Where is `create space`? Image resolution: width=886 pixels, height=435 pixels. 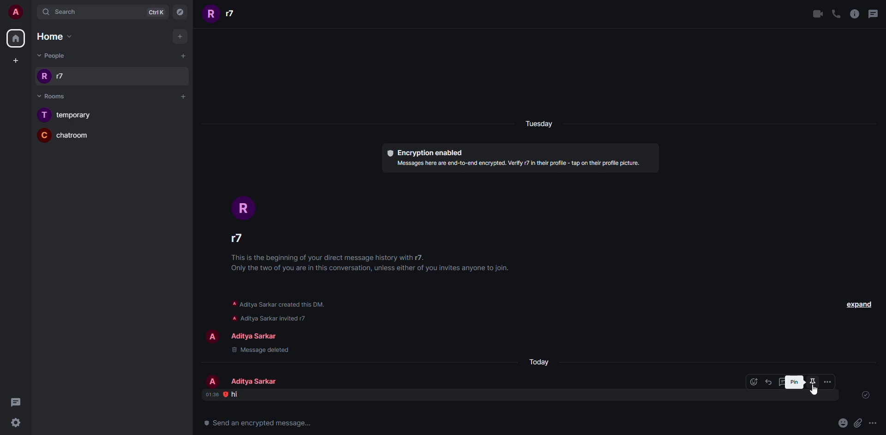 create space is located at coordinates (16, 59).